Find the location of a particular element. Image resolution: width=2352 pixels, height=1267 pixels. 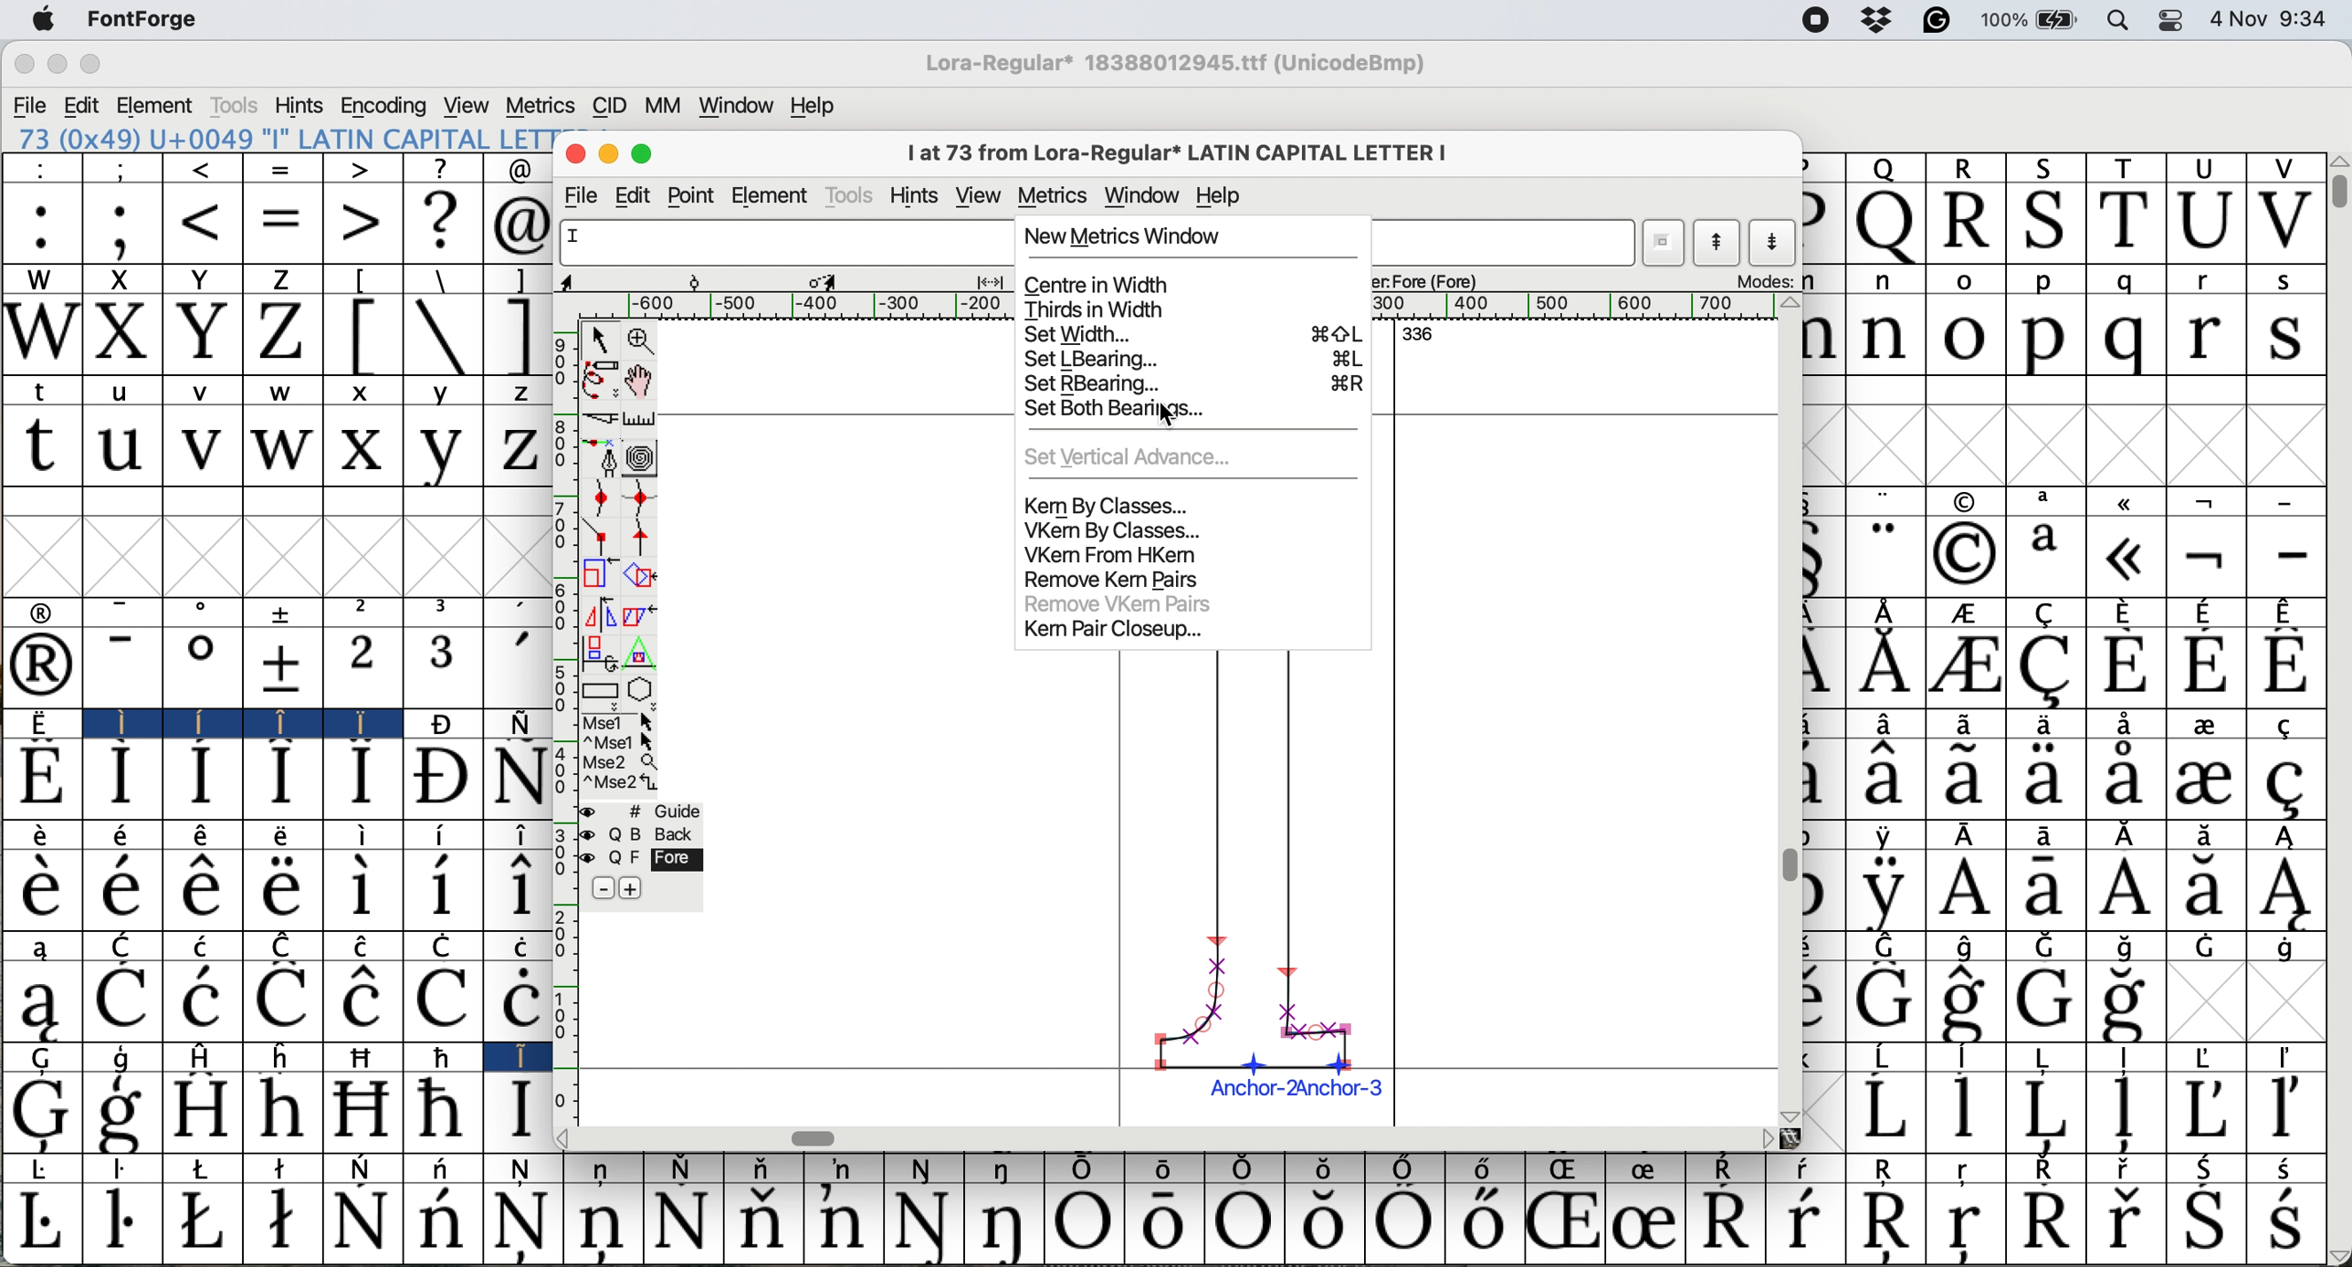

help is located at coordinates (1232, 195).